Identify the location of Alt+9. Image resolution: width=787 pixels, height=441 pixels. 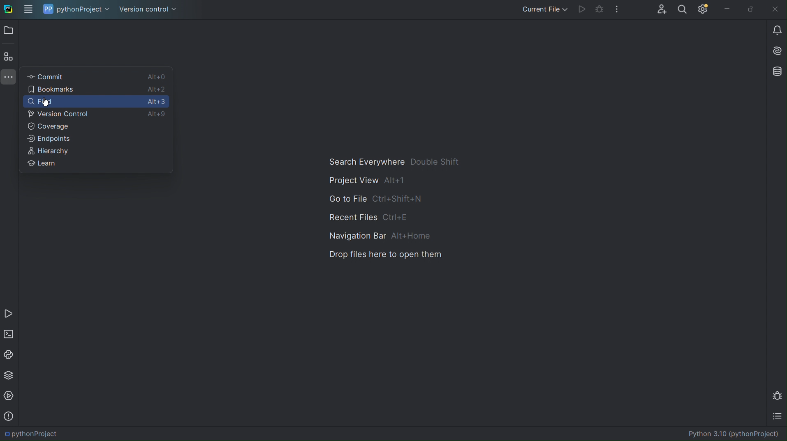
(159, 113).